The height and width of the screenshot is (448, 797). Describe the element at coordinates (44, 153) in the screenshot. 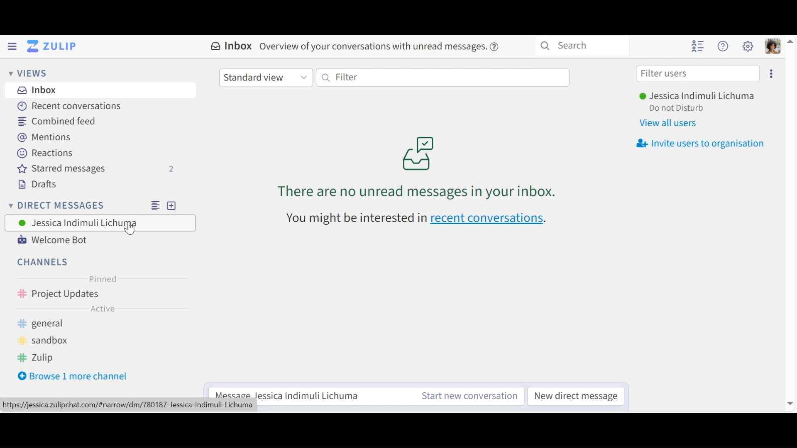

I see `Reactions` at that location.